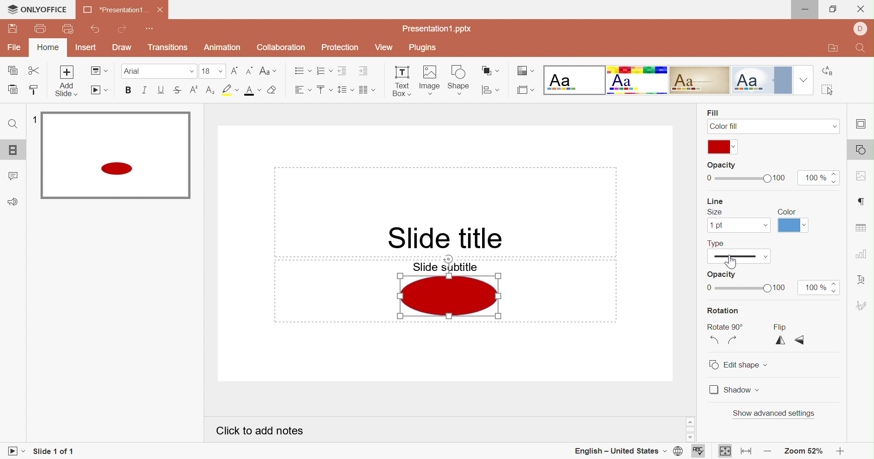 The height and width of the screenshot is (459, 874). I want to click on Transitions, so click(168, 47).